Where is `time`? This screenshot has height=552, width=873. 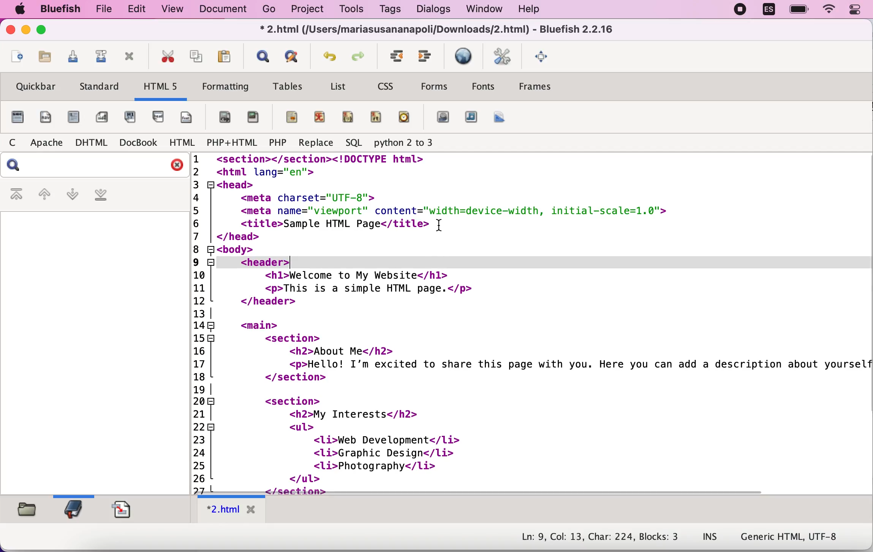 time is located at coordinates (406, 116).